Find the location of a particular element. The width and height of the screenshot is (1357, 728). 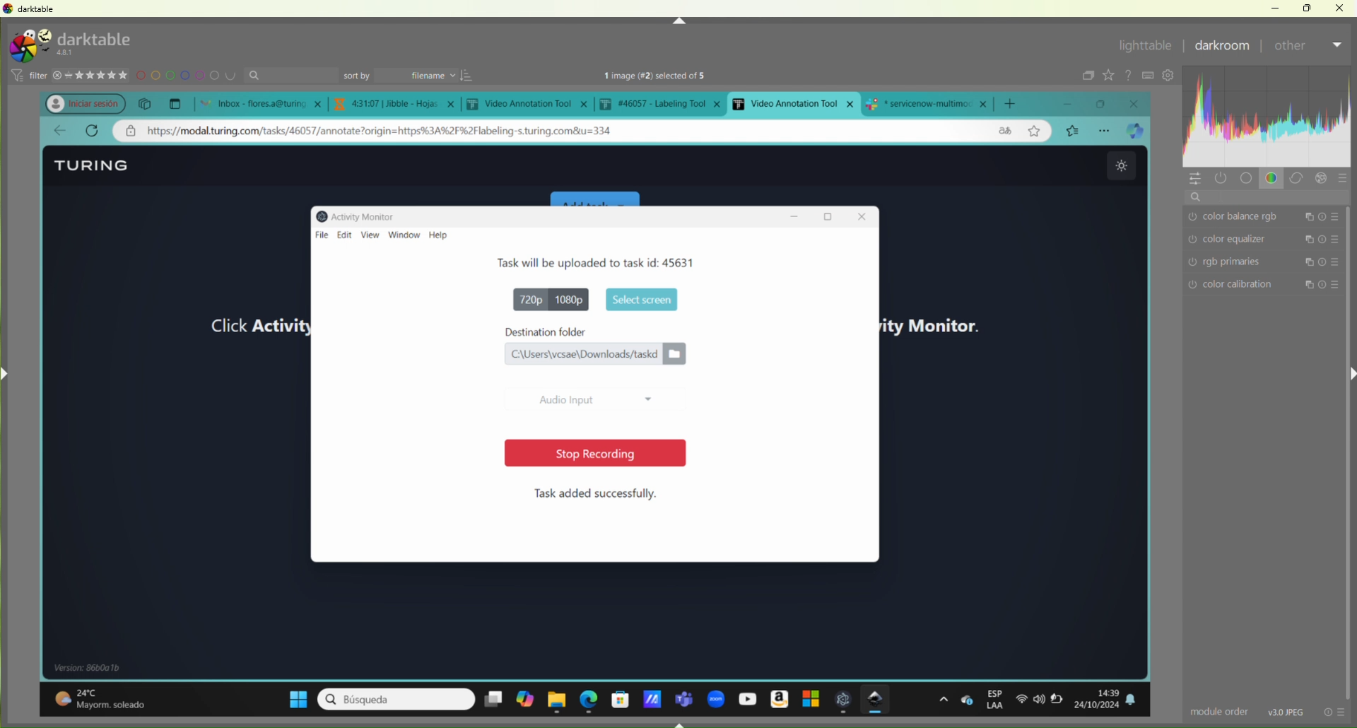

activity monitor is located at coordinates (939, 322).